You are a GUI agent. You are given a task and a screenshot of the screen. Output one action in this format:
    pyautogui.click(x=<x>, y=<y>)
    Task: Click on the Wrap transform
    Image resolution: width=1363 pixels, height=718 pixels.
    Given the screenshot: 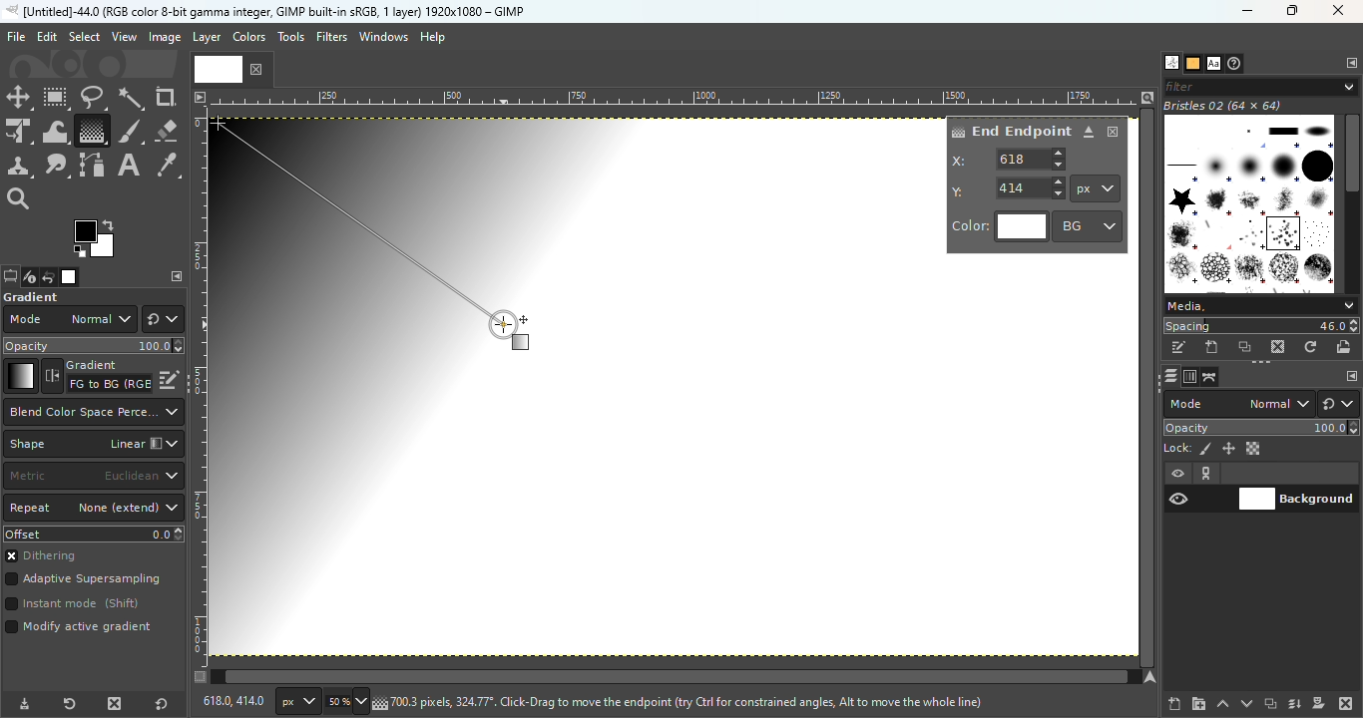 What is the action you would take?
    pyautogui.click(x=53, y=131)
    